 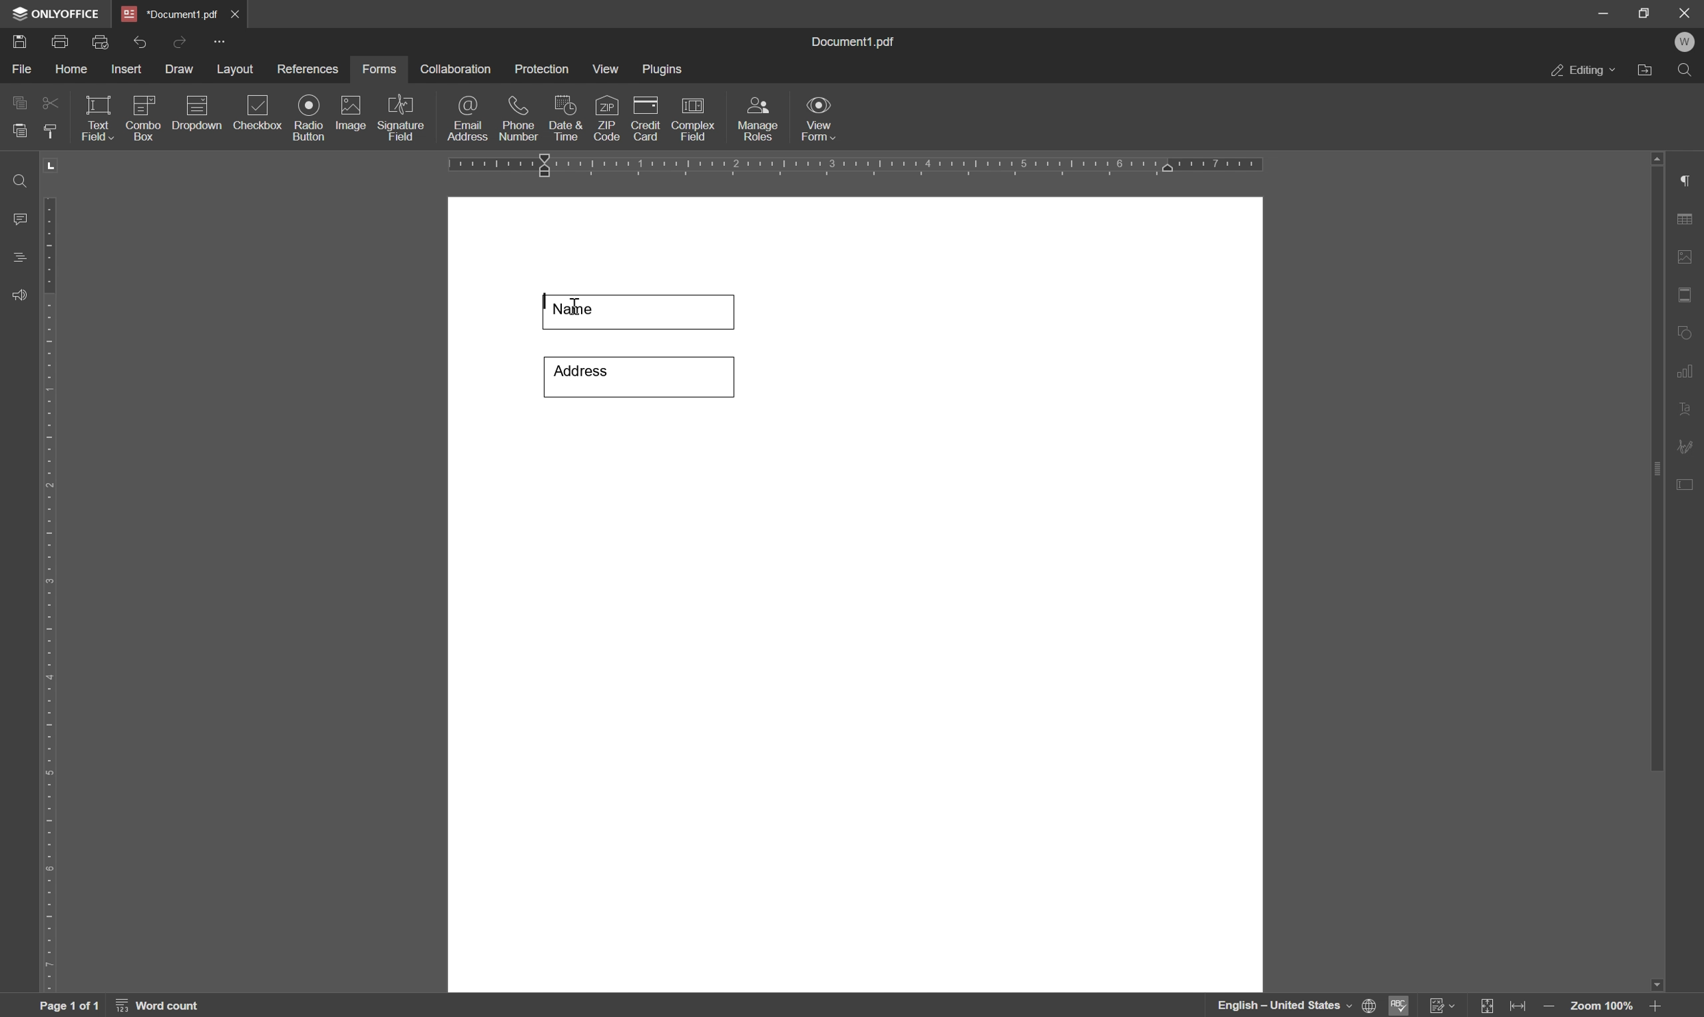 What do you see at coordinates (1688, 73) in the screenshot?
I see `find` at bounding box center [1688, 73].